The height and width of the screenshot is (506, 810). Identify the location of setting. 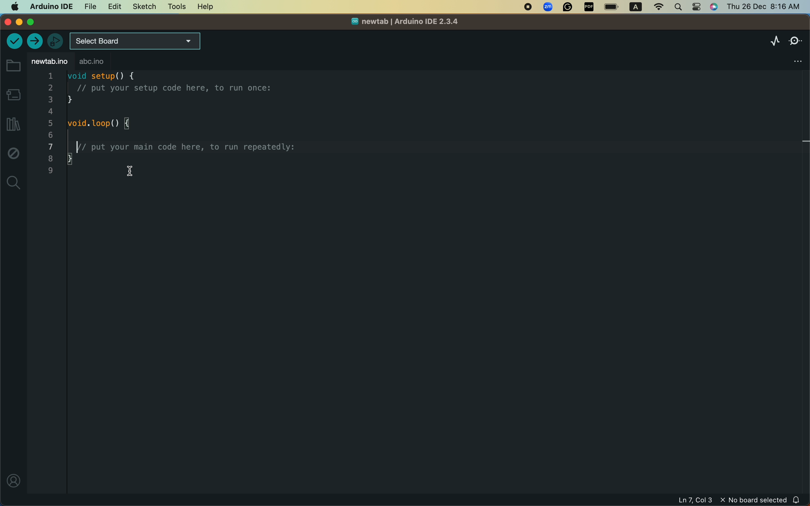
(697, 7).